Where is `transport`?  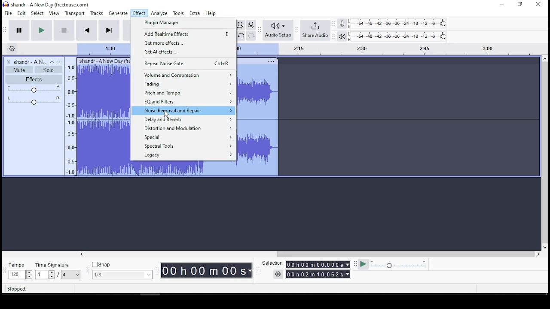
transport is located at coordinates (75, 13).